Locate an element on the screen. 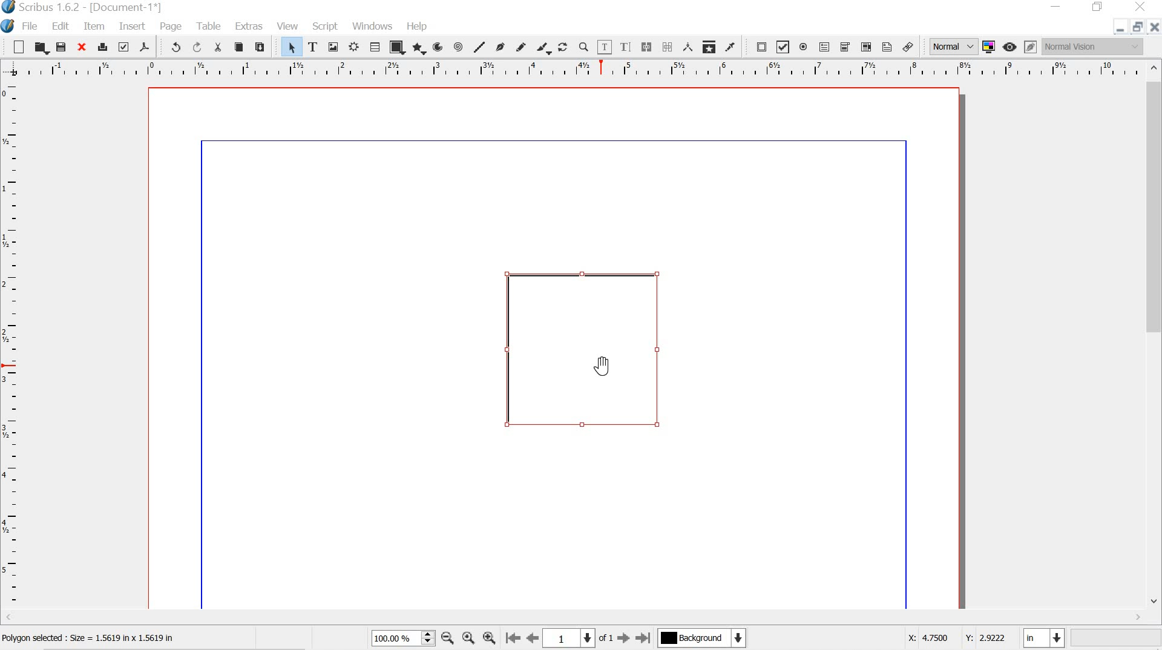 This screenshot has width=1162, height=650. go to first page is located at coordinates (514, 640).